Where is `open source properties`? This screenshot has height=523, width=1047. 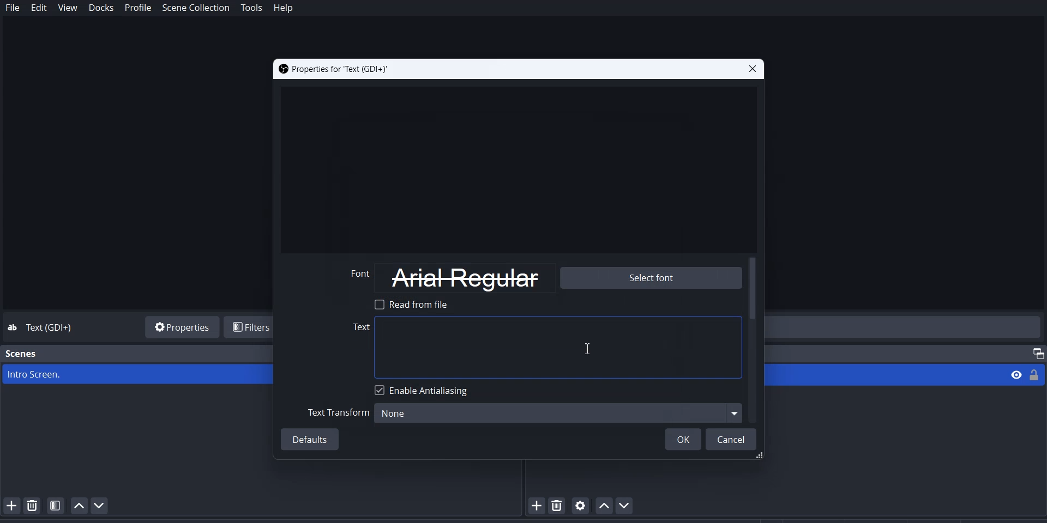 open source properties is located at coordinates (581, 505).